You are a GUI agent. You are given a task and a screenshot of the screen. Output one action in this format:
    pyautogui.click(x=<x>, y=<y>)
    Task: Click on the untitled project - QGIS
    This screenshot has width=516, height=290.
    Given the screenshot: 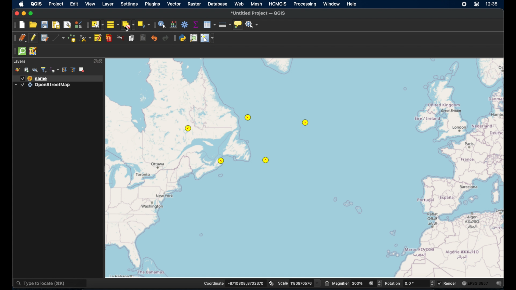 What is the action you would take?
    pyautogui.click(x=260, y=13)
    